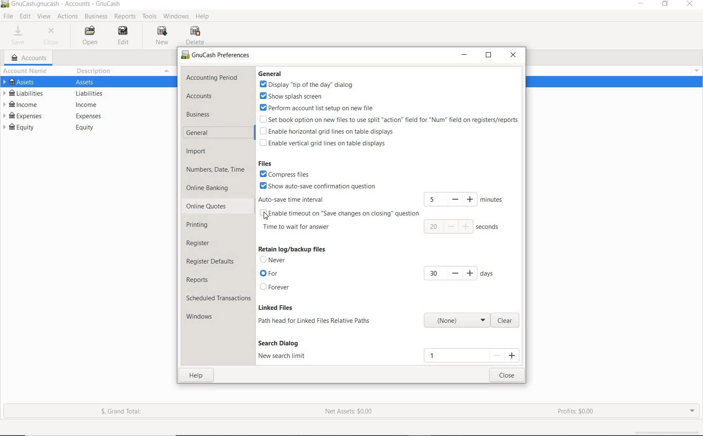 The height and width of the screenshot is (436, 703). What do you see at coordinates (194, 376) in the screenshot?
I see `HELP` at bounding box center [194, 376].